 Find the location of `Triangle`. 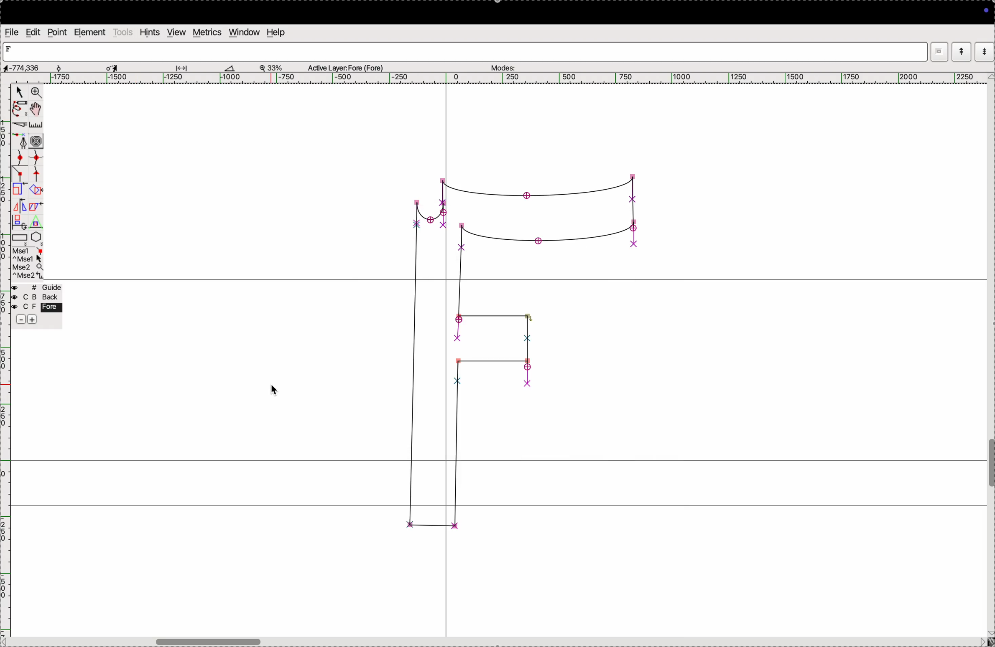

Triangle is located at coordinates (36, 222).